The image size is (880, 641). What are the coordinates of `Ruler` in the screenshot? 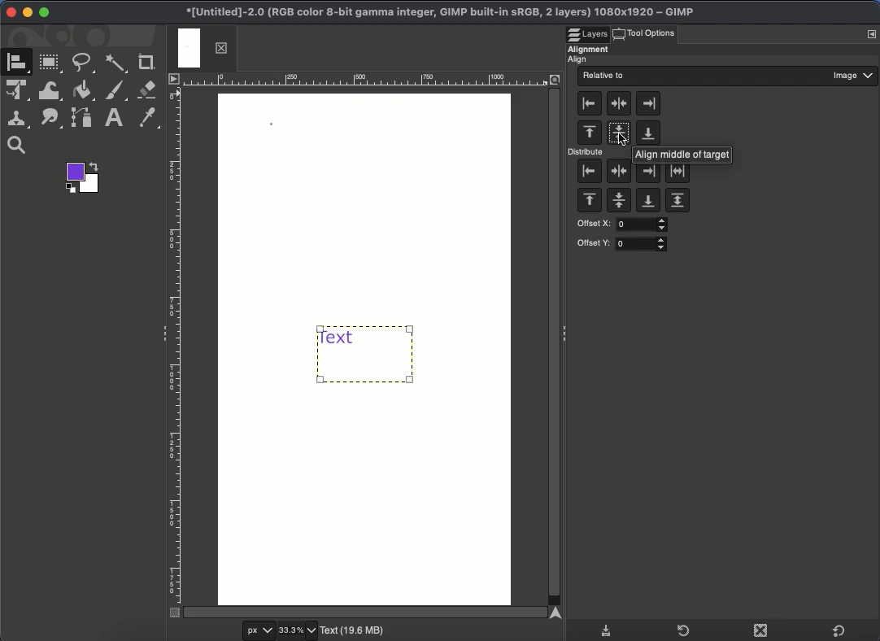 It's located at (379, 80).